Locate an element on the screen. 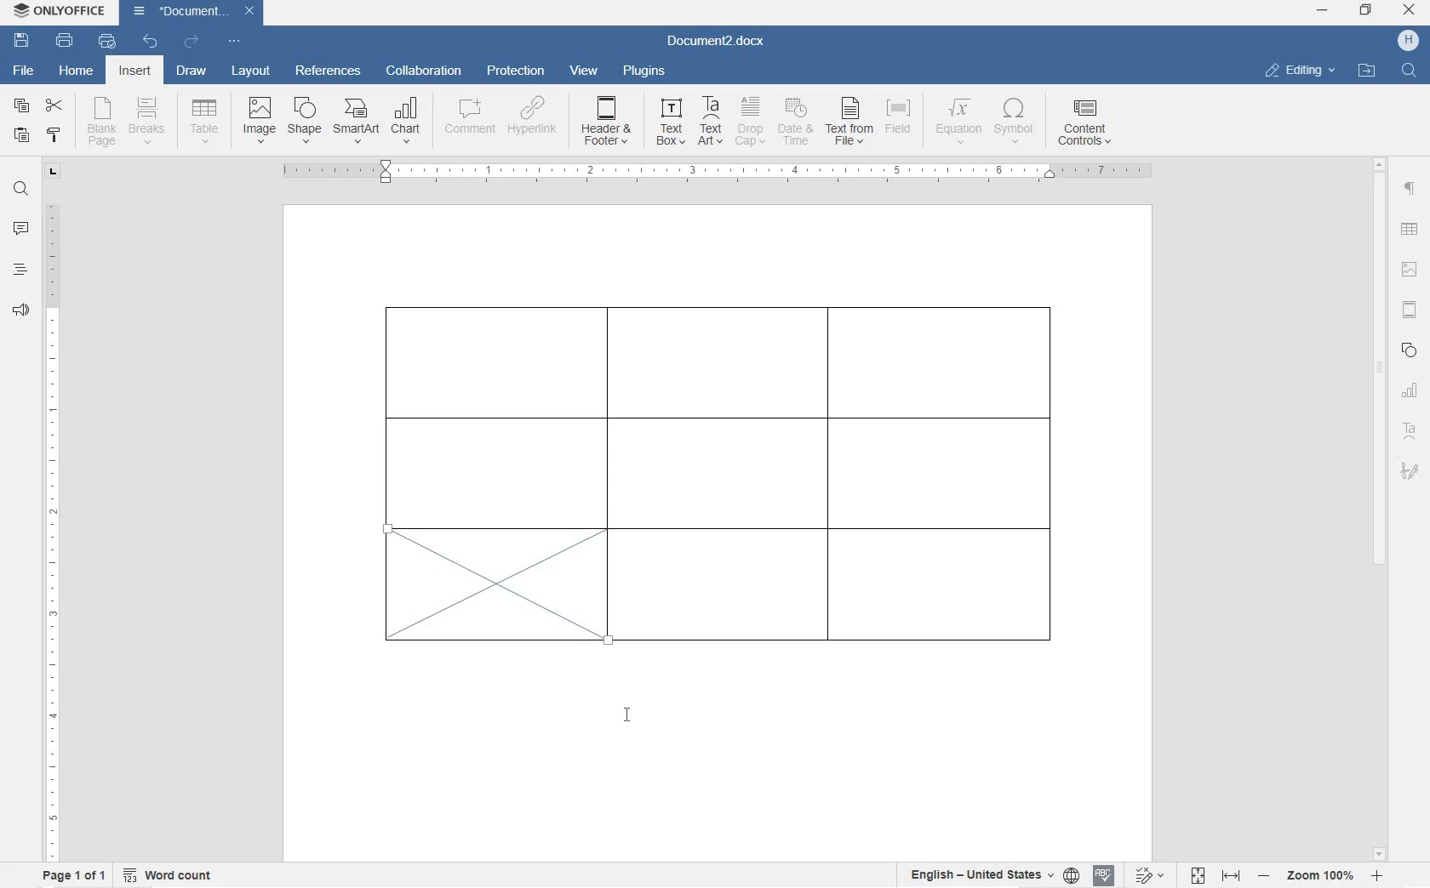 The height and width of the screenshot is (888, 1430). signature is located at coordinates (1409, 470).